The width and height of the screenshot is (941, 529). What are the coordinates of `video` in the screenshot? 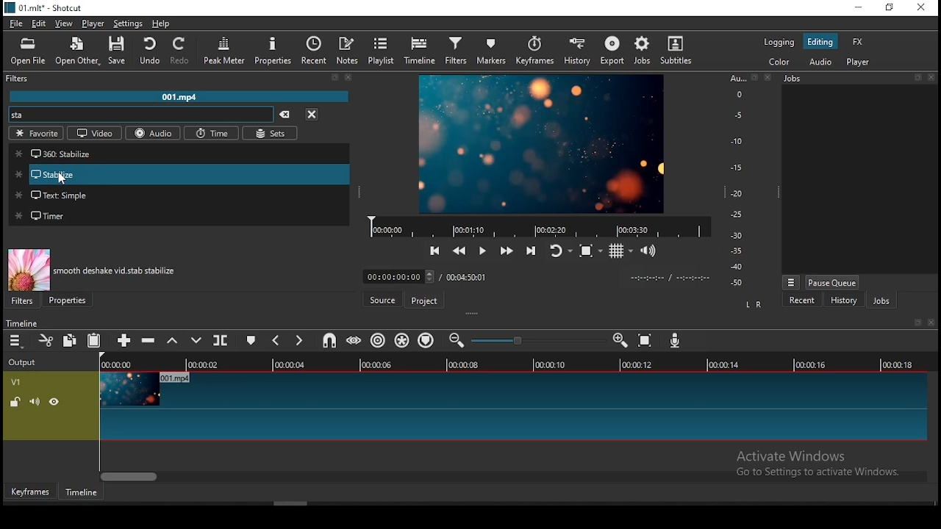 It's located at (95, 133).